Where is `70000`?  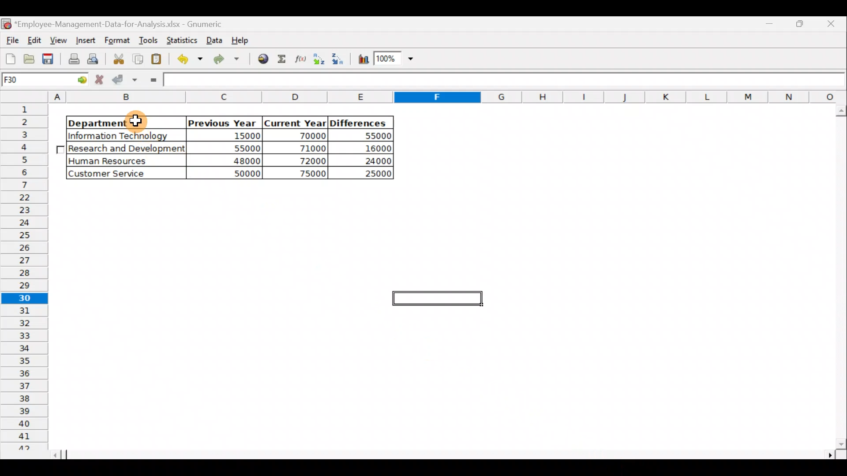
70000 is located at coordinates (304, 135).